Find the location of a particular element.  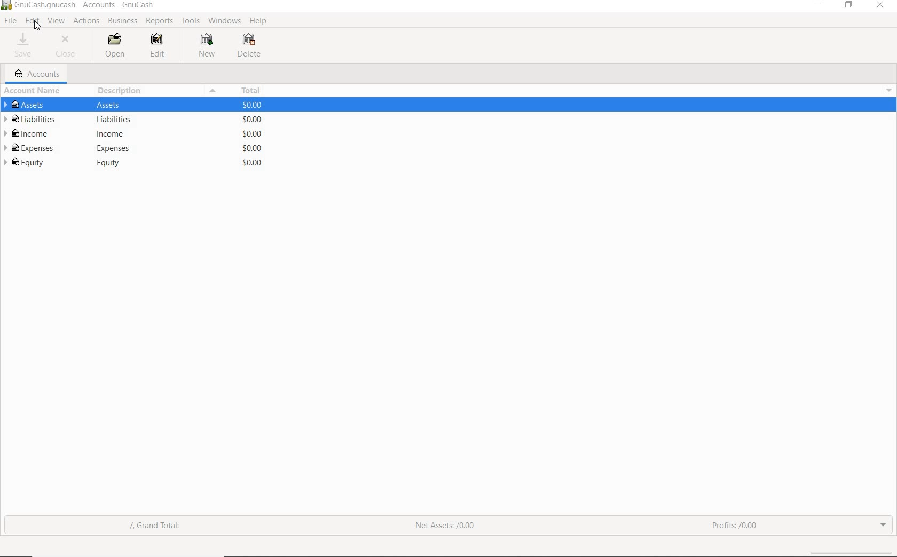

INCOME is located at coordinates (29, 134).